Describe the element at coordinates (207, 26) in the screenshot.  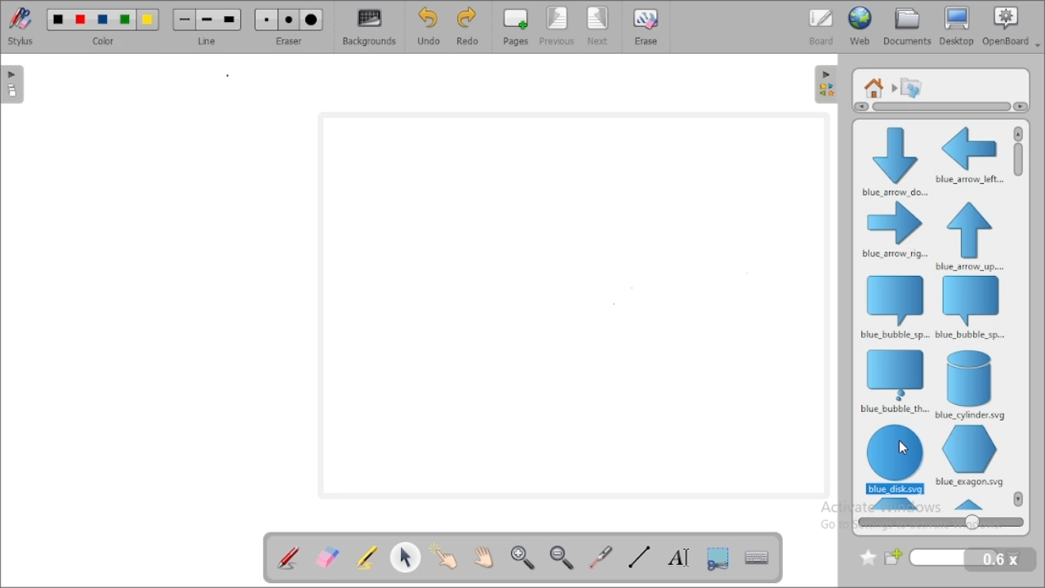
I see `line` at that location.